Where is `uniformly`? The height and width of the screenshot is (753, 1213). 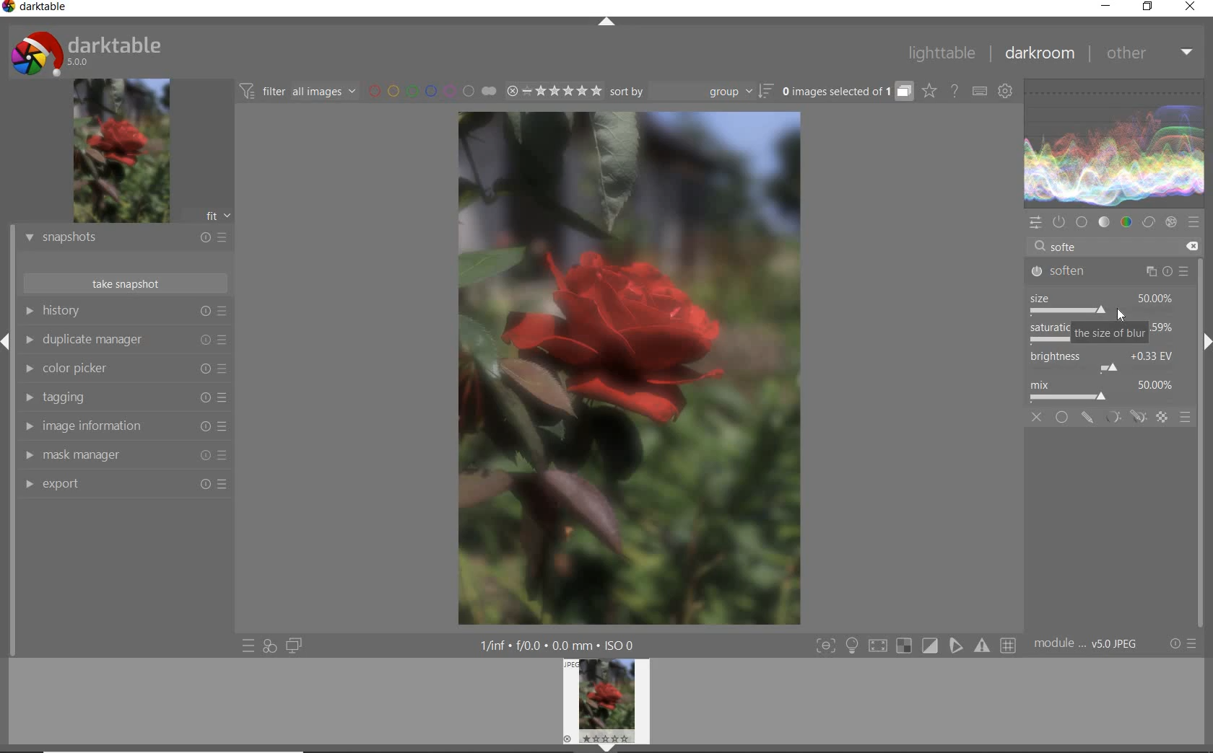 uniformly is located at coordinates (1062, 417).